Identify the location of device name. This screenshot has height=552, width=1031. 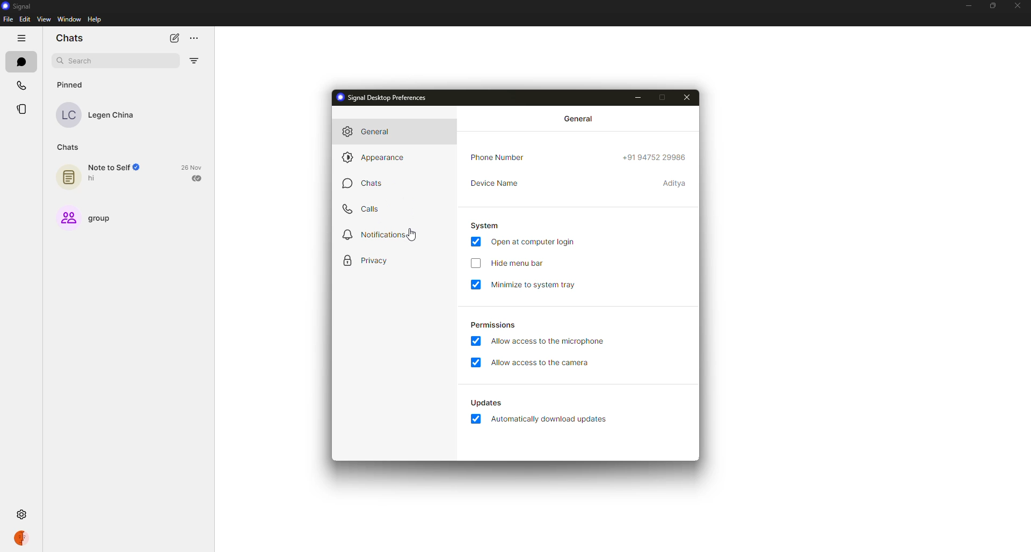
(675, 184).